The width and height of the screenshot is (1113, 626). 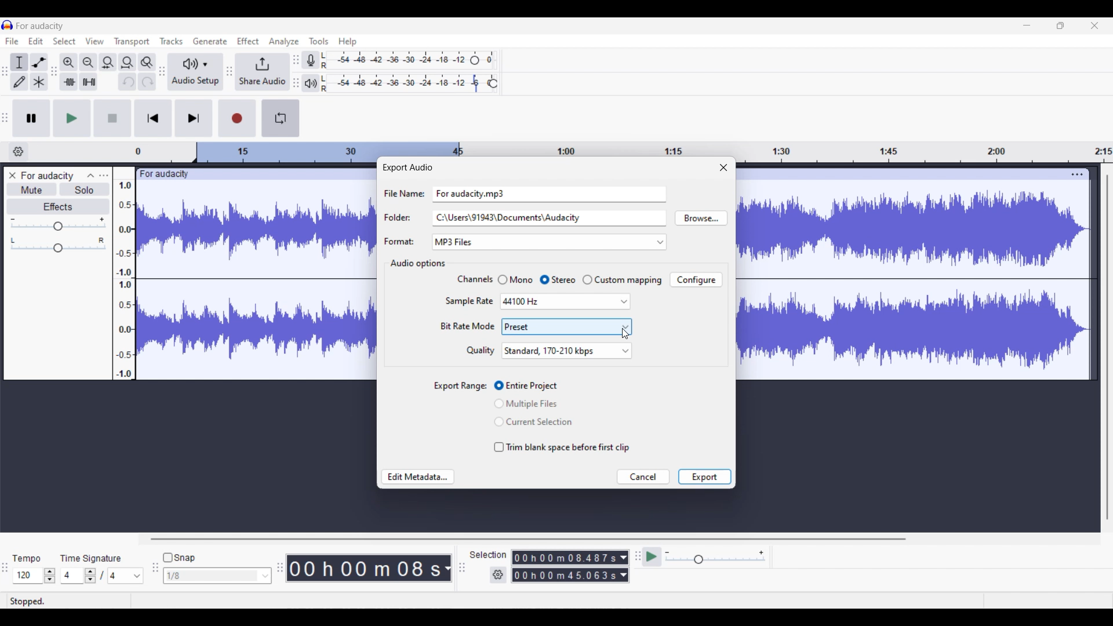 What do you see at coordinates (39, 82) in the screenshot?
I see `Multi-tool` at bounding box center [39, 82].